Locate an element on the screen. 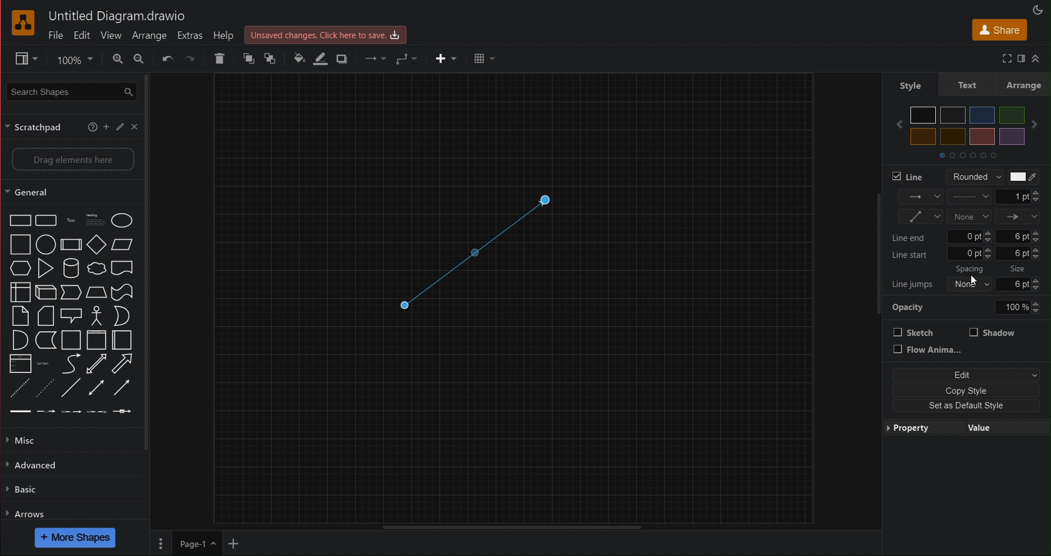  Style Colors is located at coordinates (971, 131).